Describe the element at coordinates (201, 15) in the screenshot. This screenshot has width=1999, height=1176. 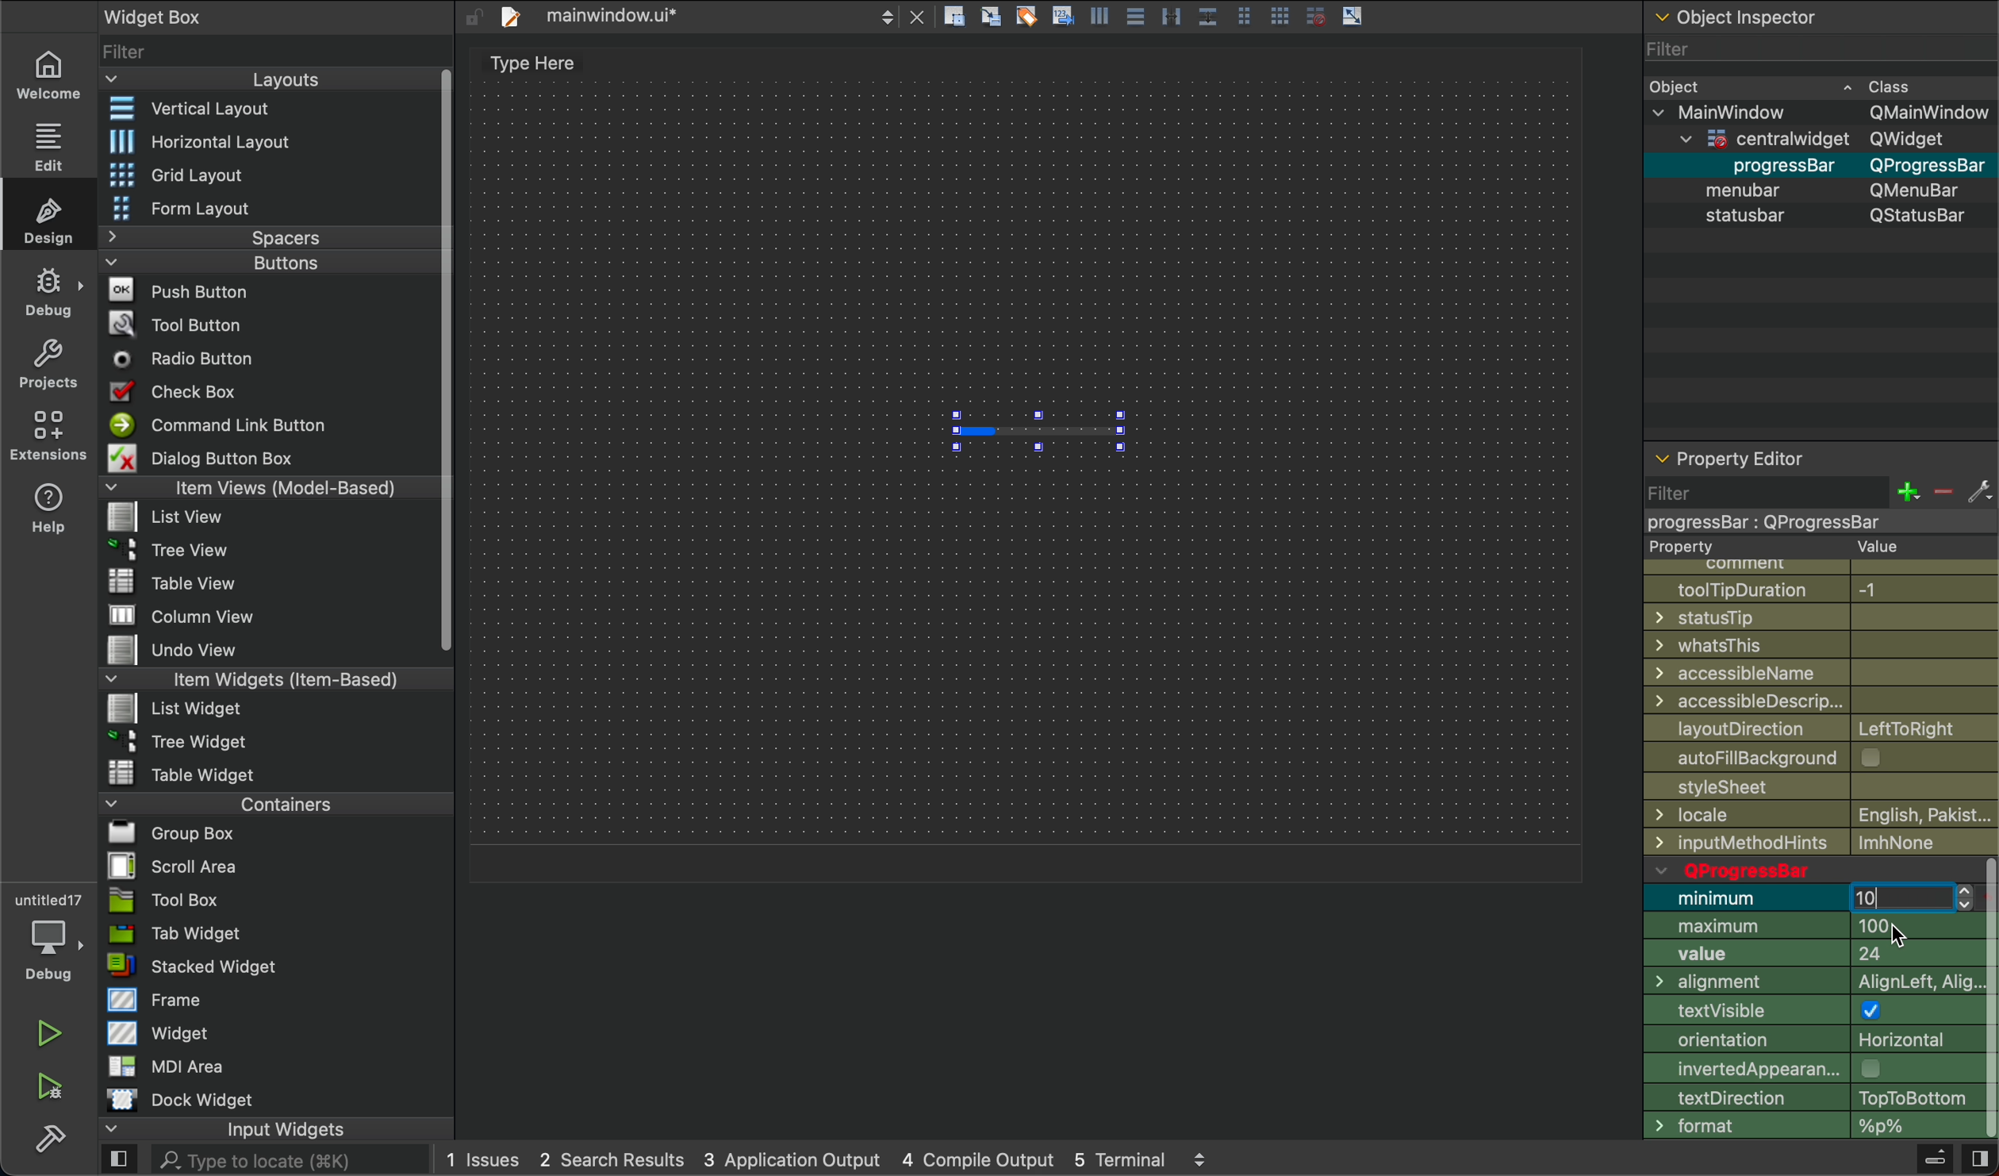
I see `widget box` at that location.